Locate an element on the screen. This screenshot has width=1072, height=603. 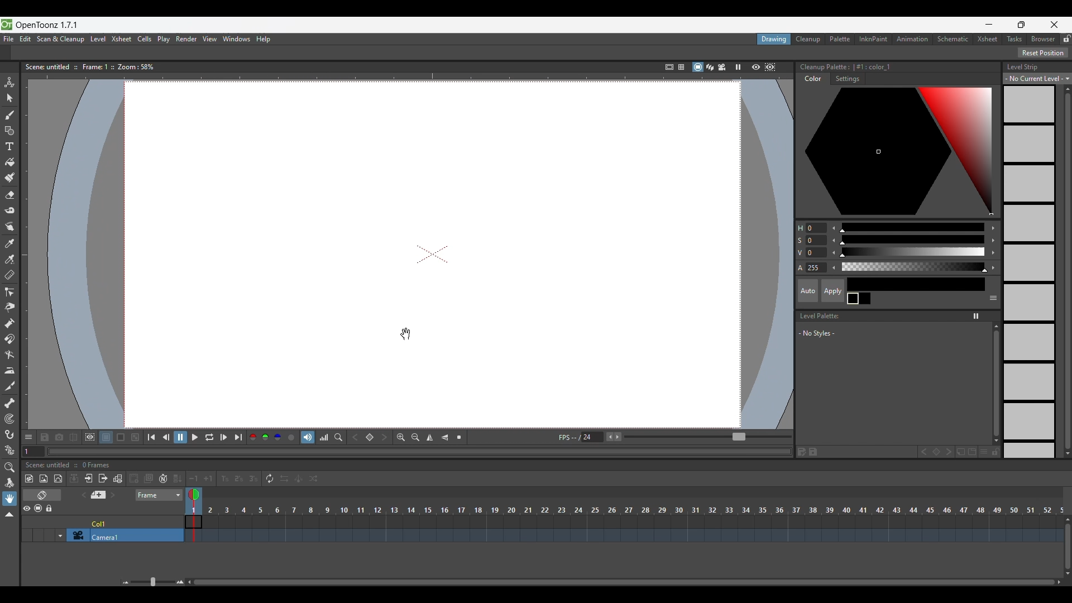
Swing is located at coordinates (299, 478).